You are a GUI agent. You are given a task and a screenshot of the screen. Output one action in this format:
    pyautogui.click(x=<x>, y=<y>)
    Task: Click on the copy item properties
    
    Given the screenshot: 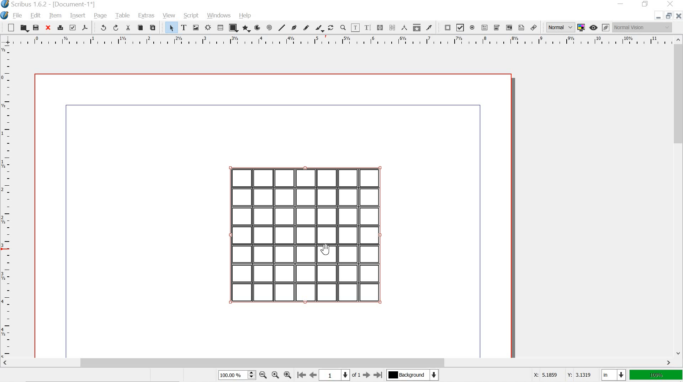 What is the action you would take?
    pyautogui.click(x=416, y=27)
    